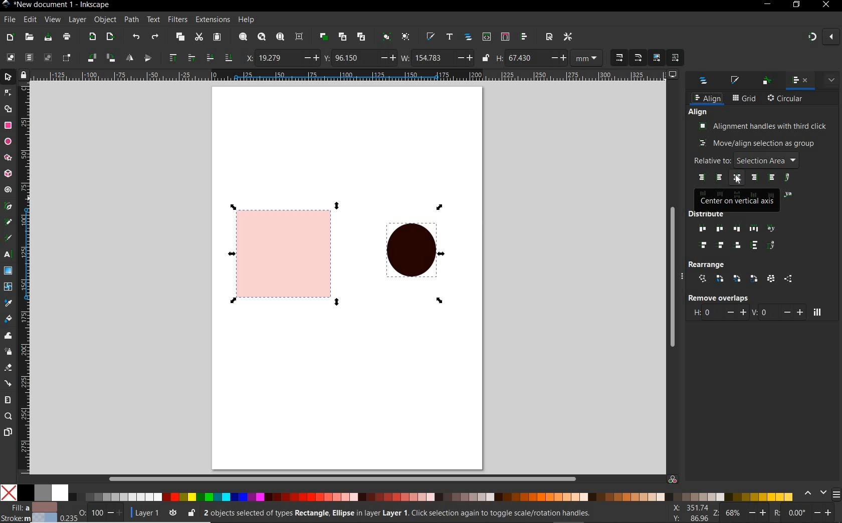  Describe the element at coordinates (409, 514) in the screenshot. I see `no object selected` at that location.